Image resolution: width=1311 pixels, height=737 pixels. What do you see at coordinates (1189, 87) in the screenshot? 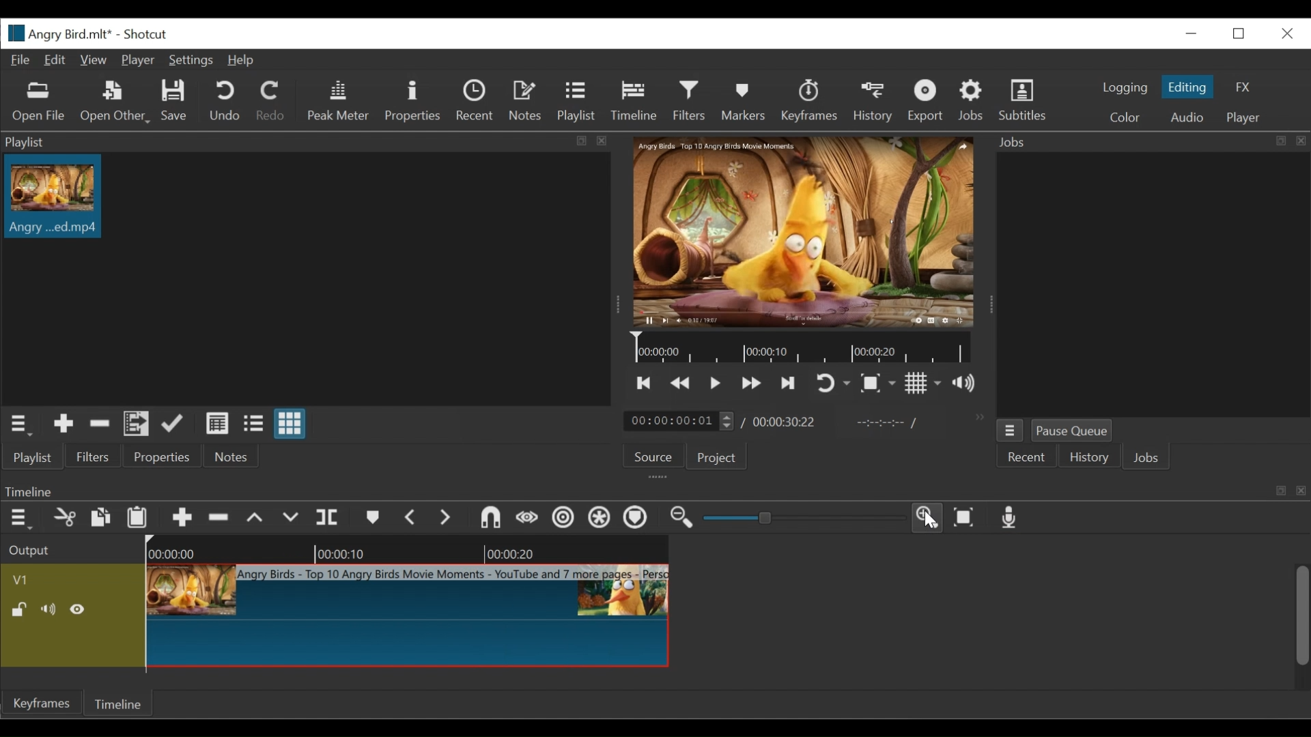
I see `Editing` at bounding box center [1189, 87].